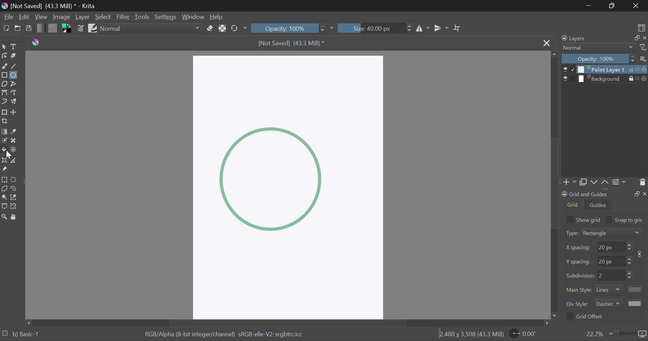 The height and width of the screenshot is (341, 648). I want to click on Eyedropper, so click(15, 131).